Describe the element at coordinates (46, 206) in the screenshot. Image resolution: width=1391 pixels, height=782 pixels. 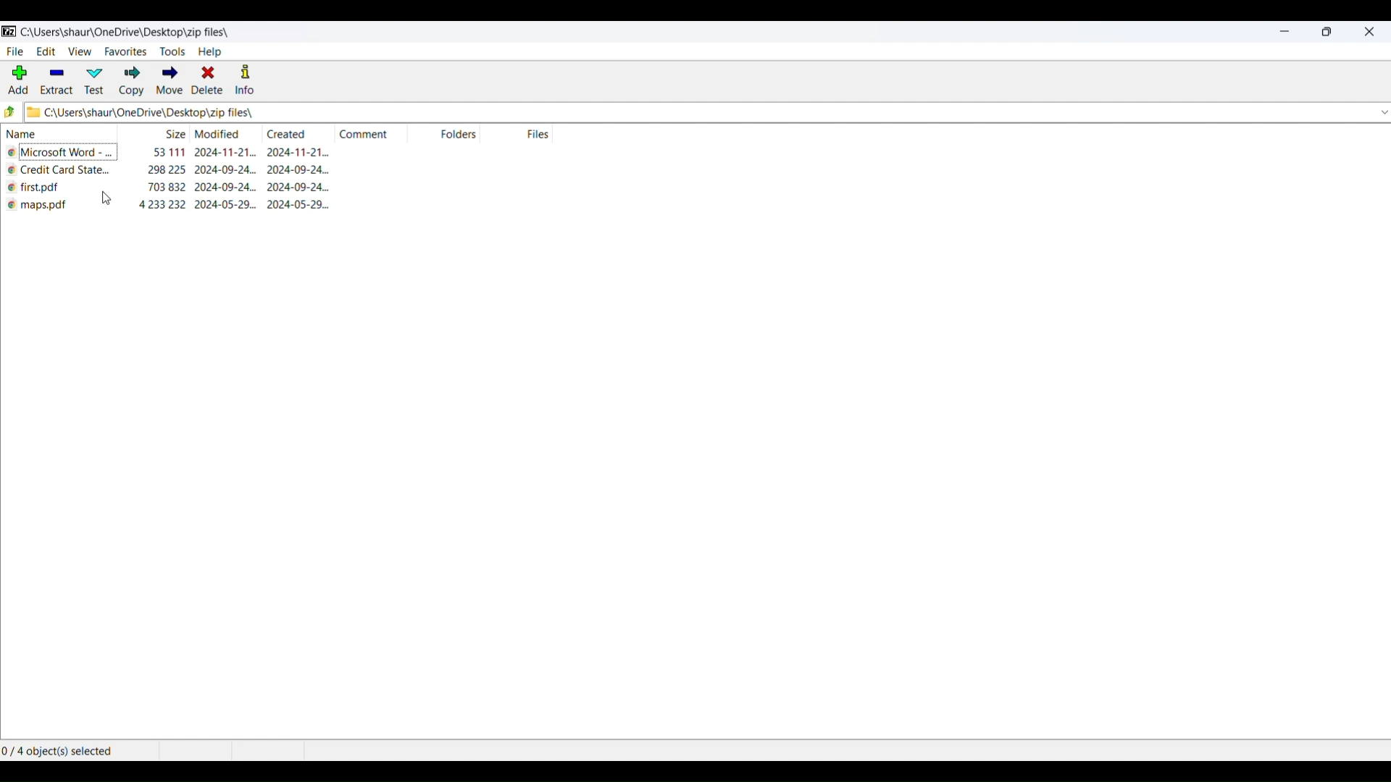
I see `file name` at that location.